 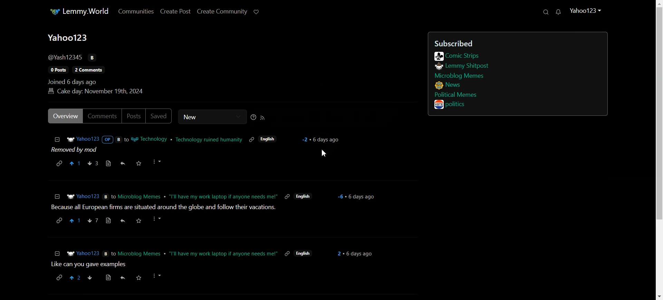 What do you see at coordinates (157, 162) in the screenshot?
I see `More` at bounding box center [157, 162].